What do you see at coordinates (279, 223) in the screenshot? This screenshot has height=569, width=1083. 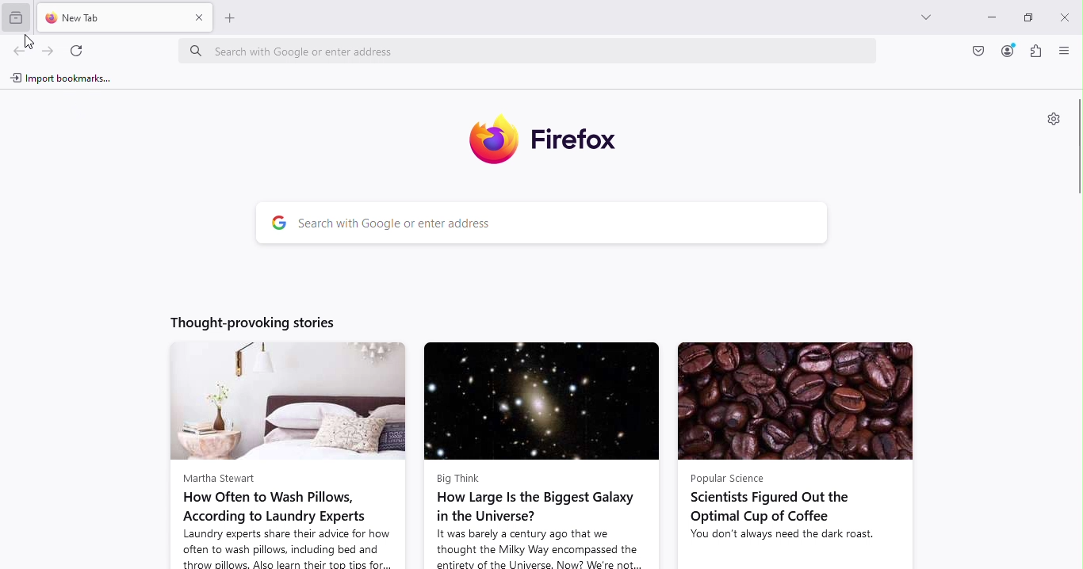 I see `google logo` at bounding box center [279, 223].